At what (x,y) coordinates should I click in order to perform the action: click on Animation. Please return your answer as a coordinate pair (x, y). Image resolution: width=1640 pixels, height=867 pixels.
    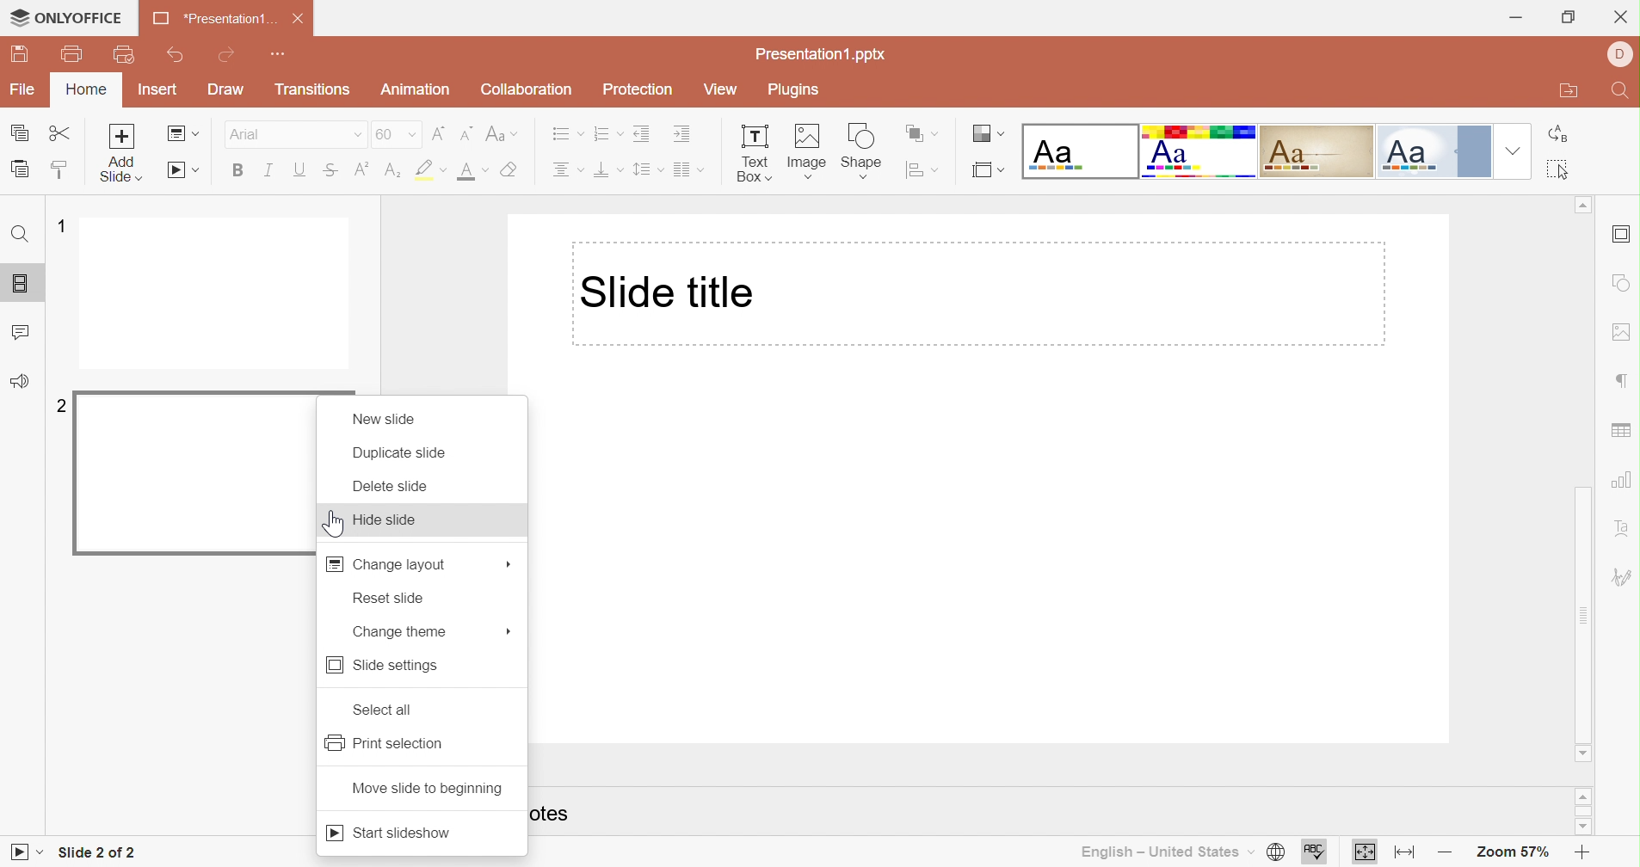
    Looking at the image, I should click on (416, 92).